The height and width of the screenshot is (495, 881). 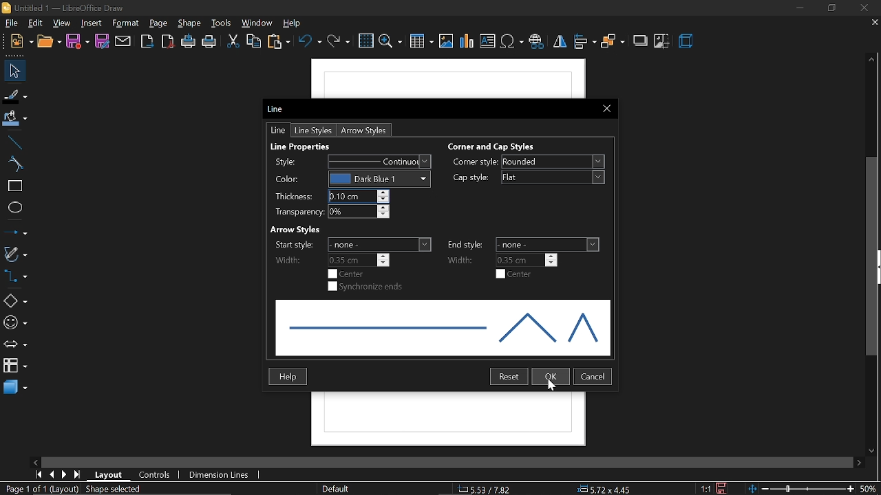 What do you see at coordinates (10, 22) in the screenshot?
I see `file` at bounding box center [10, 22].